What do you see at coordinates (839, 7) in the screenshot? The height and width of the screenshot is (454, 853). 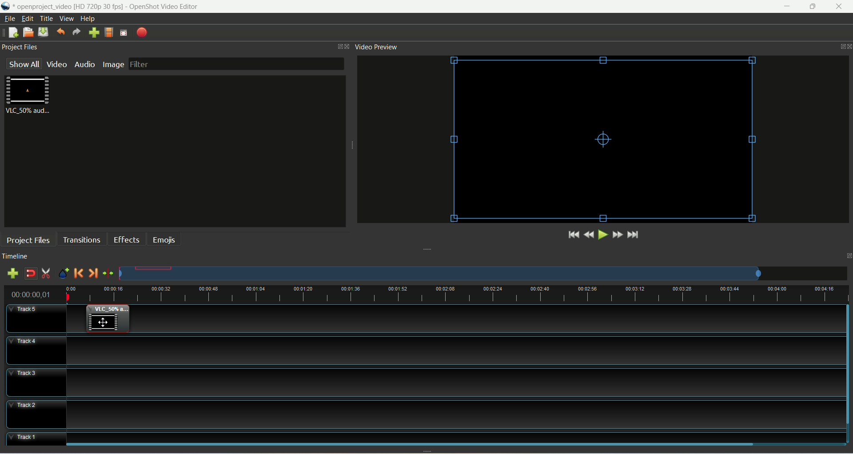 I see `close` at bounding box center [839, 7].